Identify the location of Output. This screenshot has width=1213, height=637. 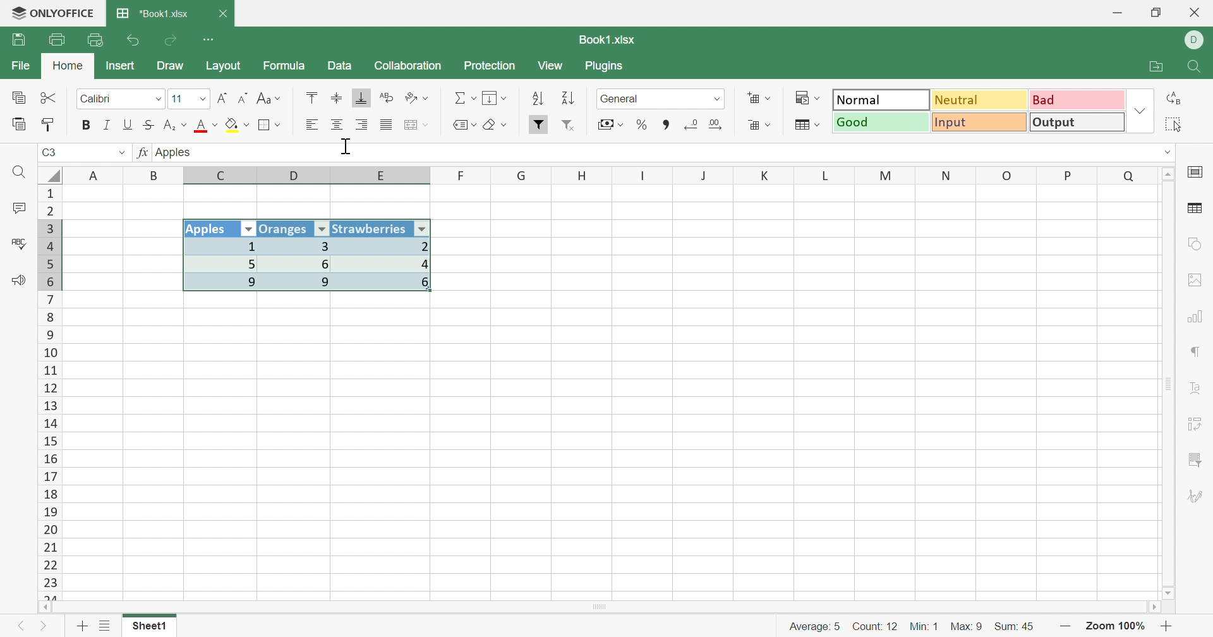
(1078, 124).